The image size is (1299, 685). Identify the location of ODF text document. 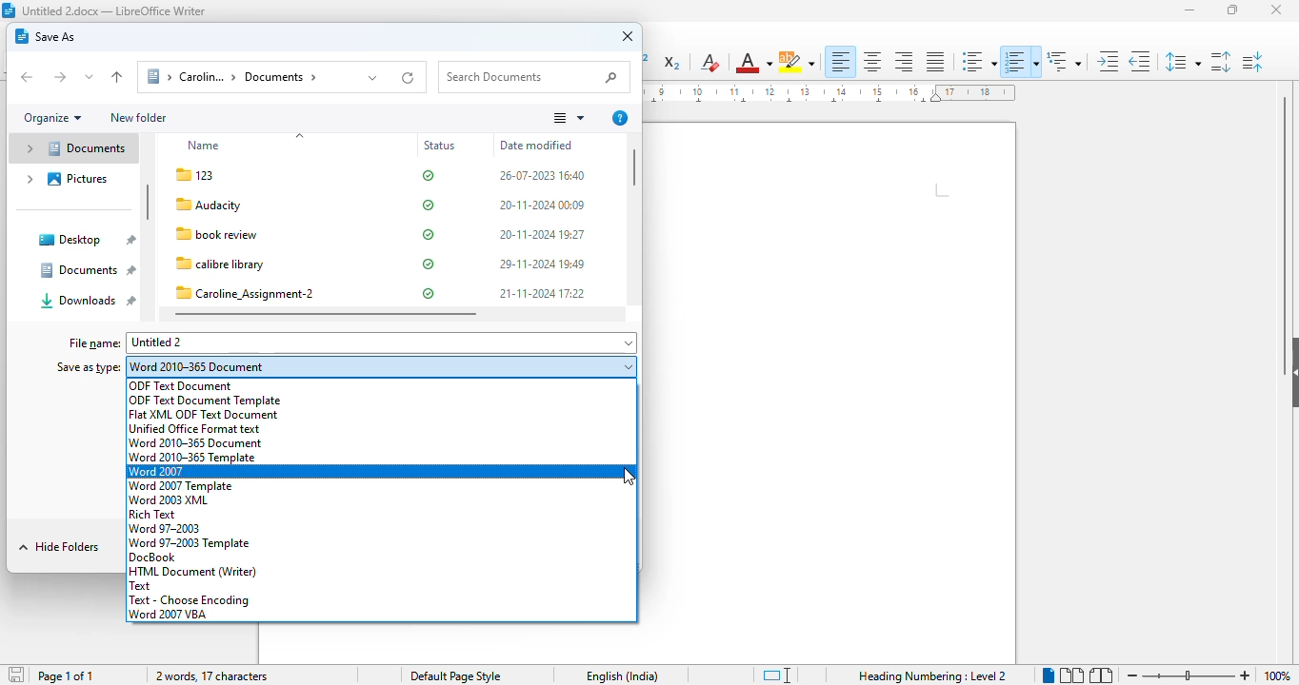
(182, 385).